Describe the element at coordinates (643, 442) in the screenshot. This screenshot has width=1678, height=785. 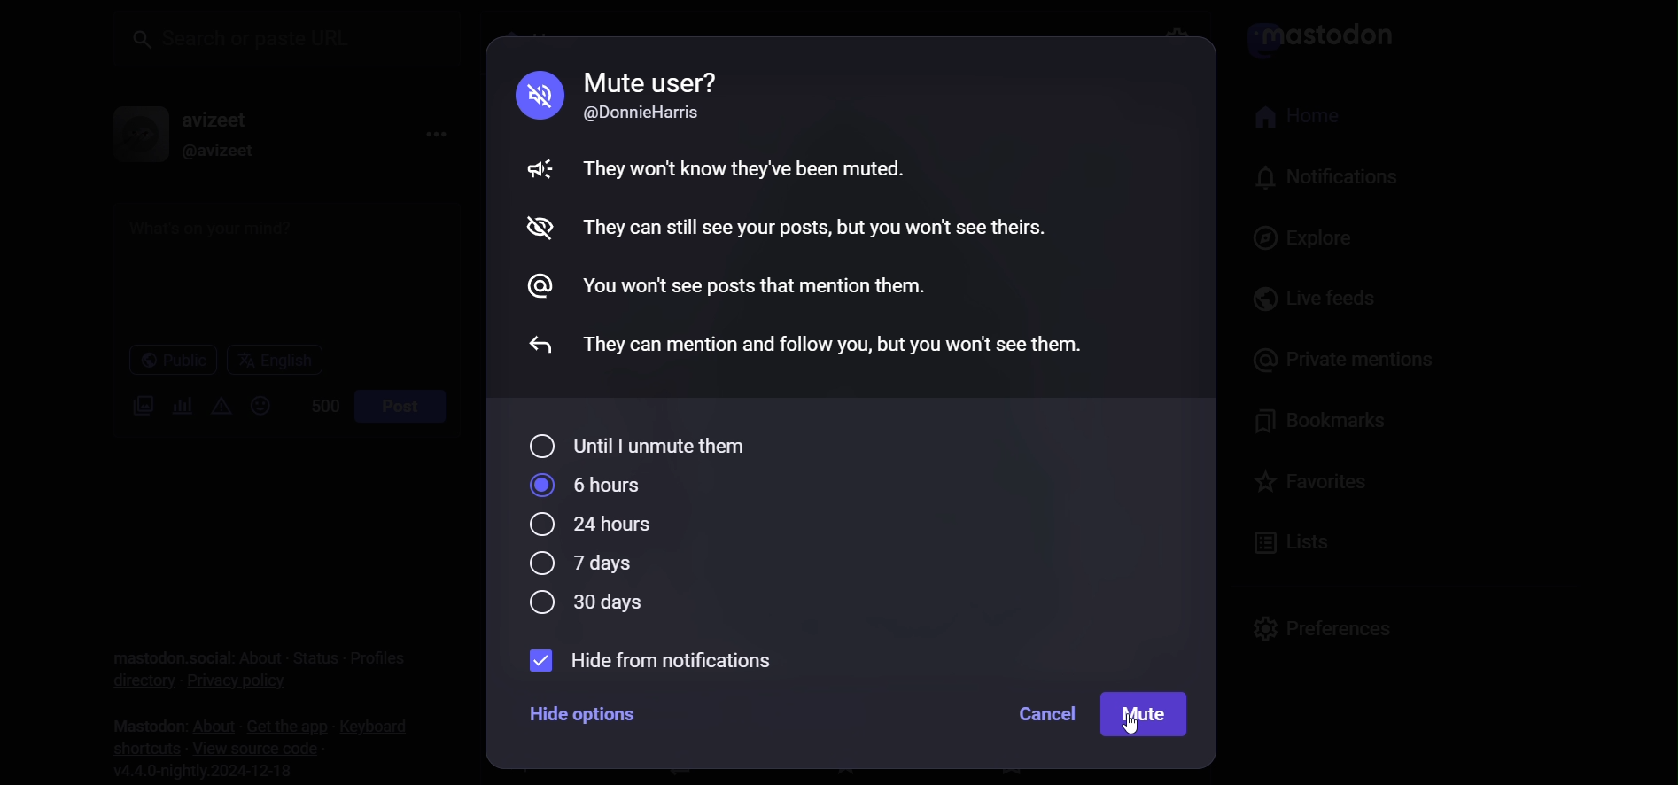
I see `until I unmute them` at that location.